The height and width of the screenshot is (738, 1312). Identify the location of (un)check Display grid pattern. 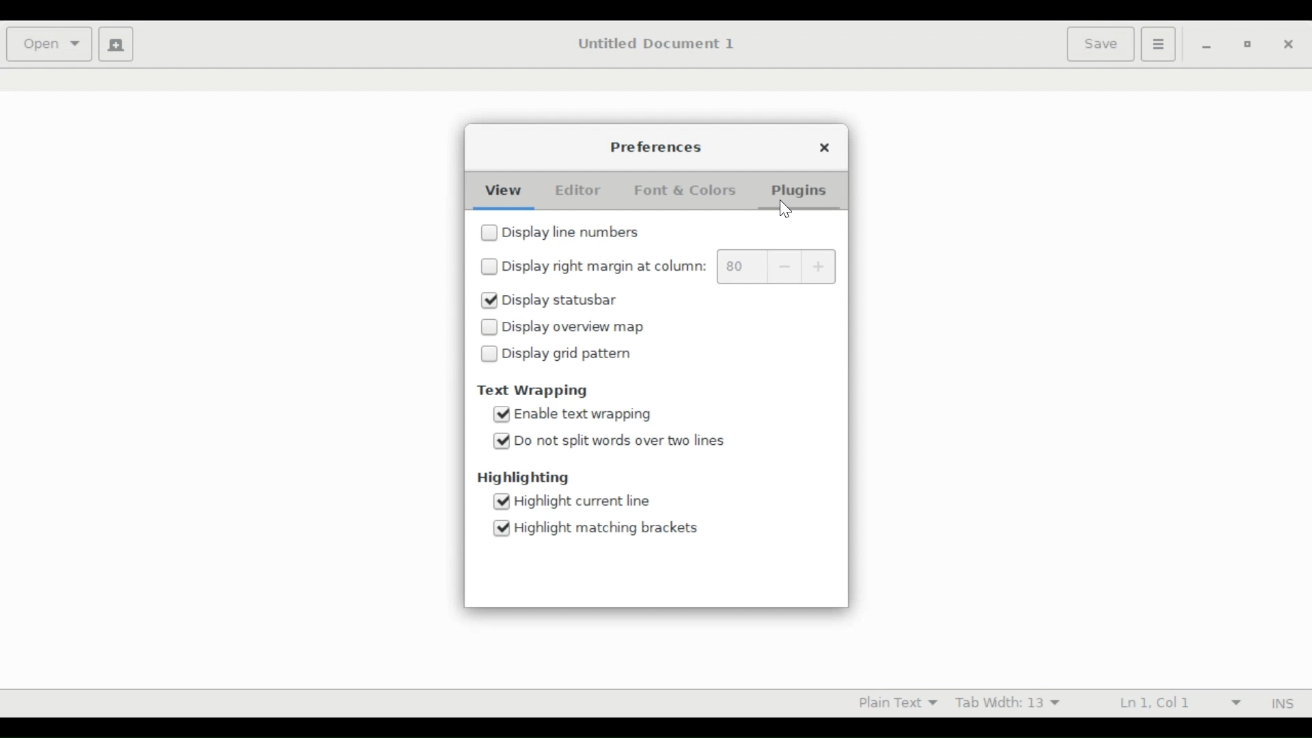
(571, 354).